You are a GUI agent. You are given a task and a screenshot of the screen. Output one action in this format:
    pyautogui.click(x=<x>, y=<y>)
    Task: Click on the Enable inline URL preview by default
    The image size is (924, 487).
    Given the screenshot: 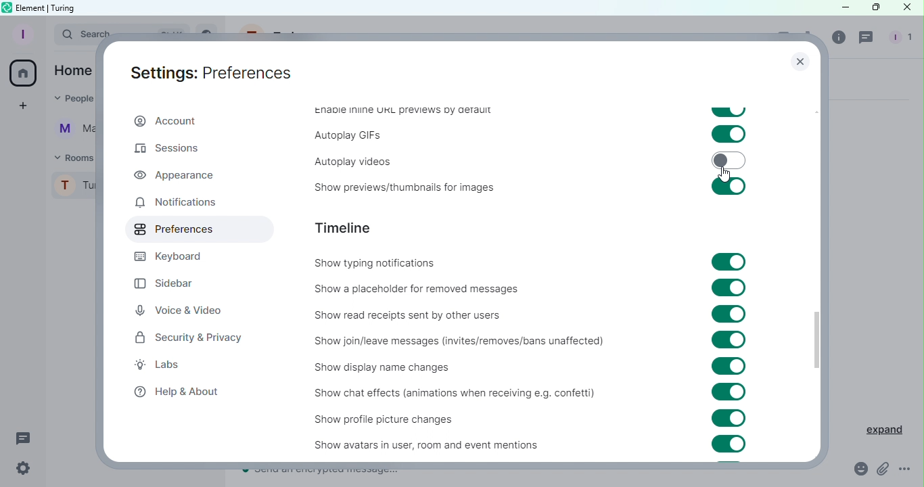 What is the action you would take?
    pyautogui.click(x=402, y=112)
    